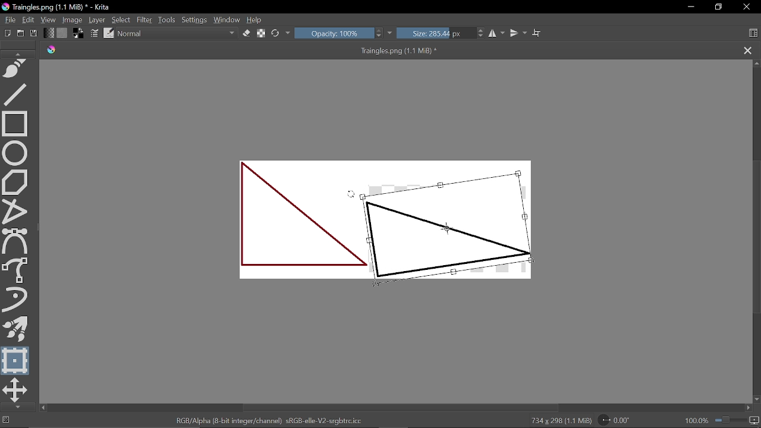 This screenshot has height=428, width=761. Describe the element at coordinates (20, 33) in the screenshot. I see `Open document` at that location.